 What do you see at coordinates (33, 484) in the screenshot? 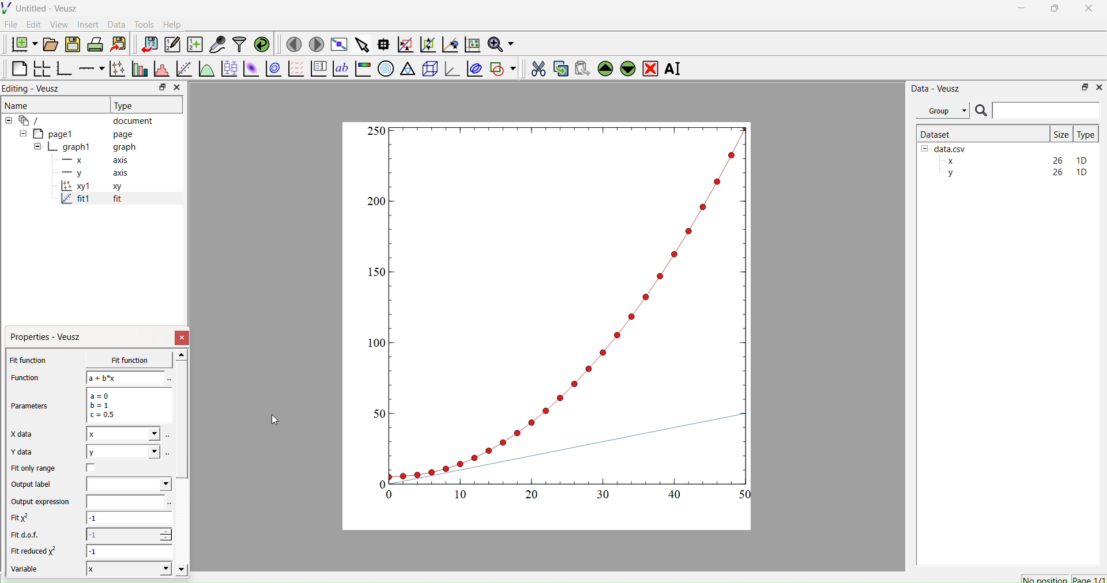
I see `Output label` at bounding box center [33, 484].